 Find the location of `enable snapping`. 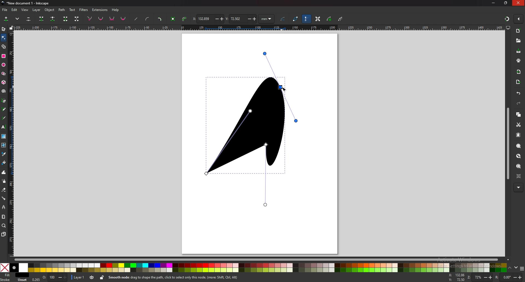

enable snapping is located at coordinates (518, 18).